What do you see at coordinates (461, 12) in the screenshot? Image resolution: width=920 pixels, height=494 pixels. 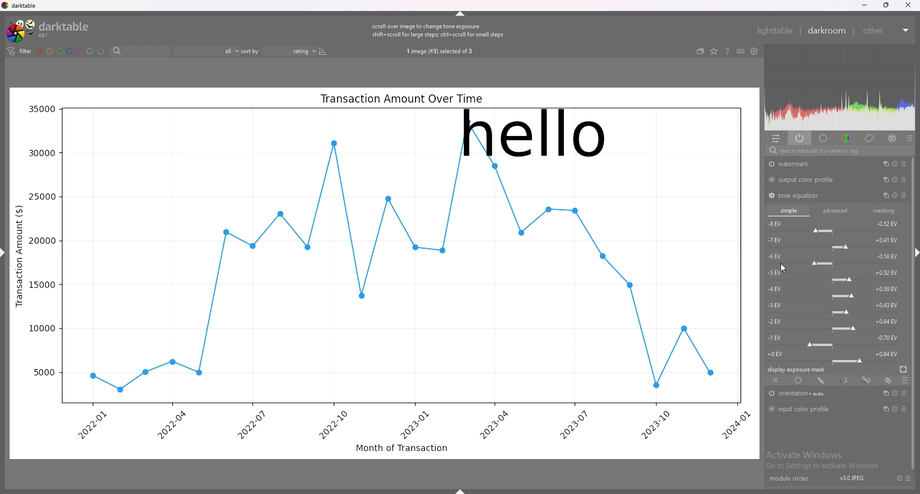 I see `hide` at bounding box center [461, 12].